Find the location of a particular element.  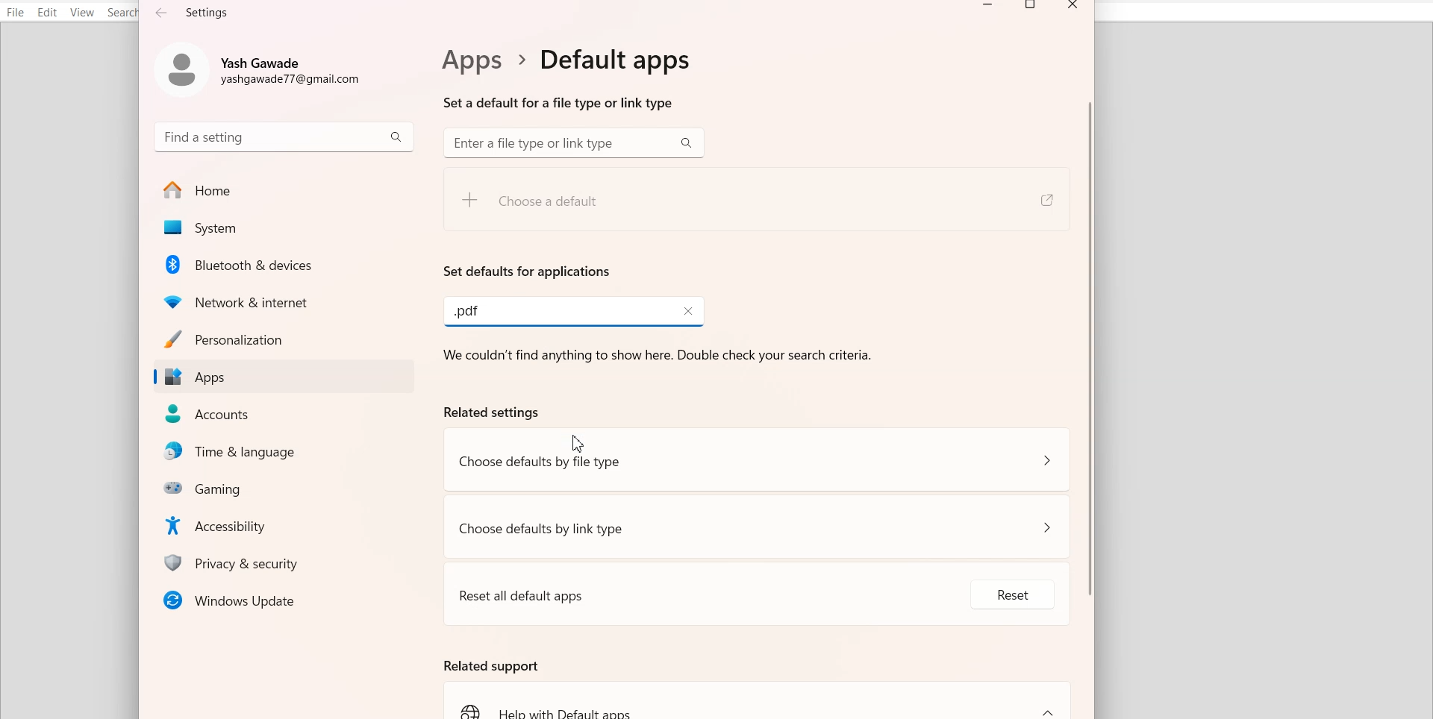

Time & Language is located at coordinates (288, 452).